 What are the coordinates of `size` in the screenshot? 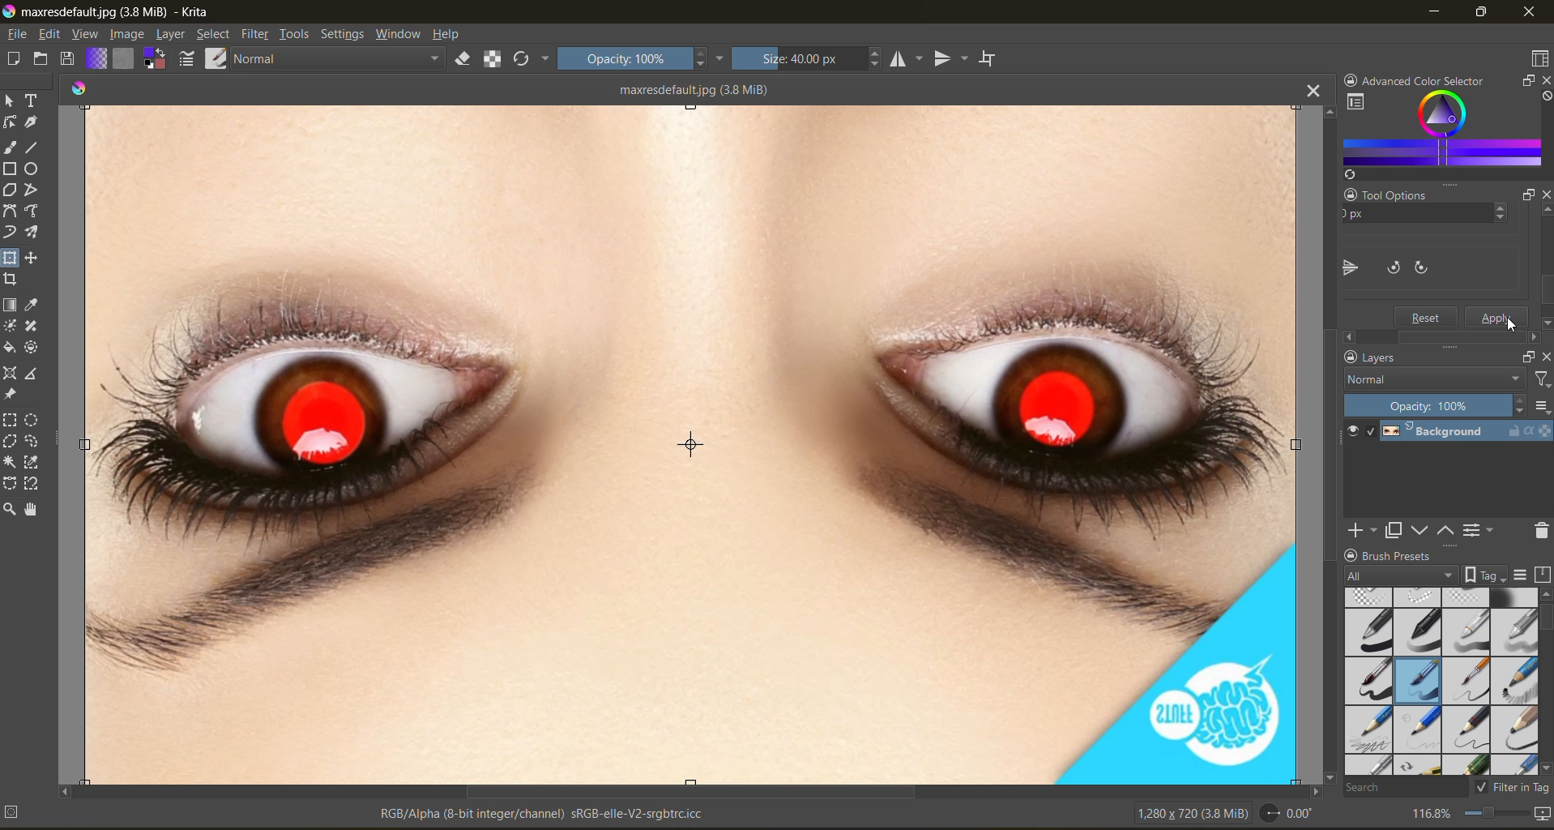 It's located at (807, 60).